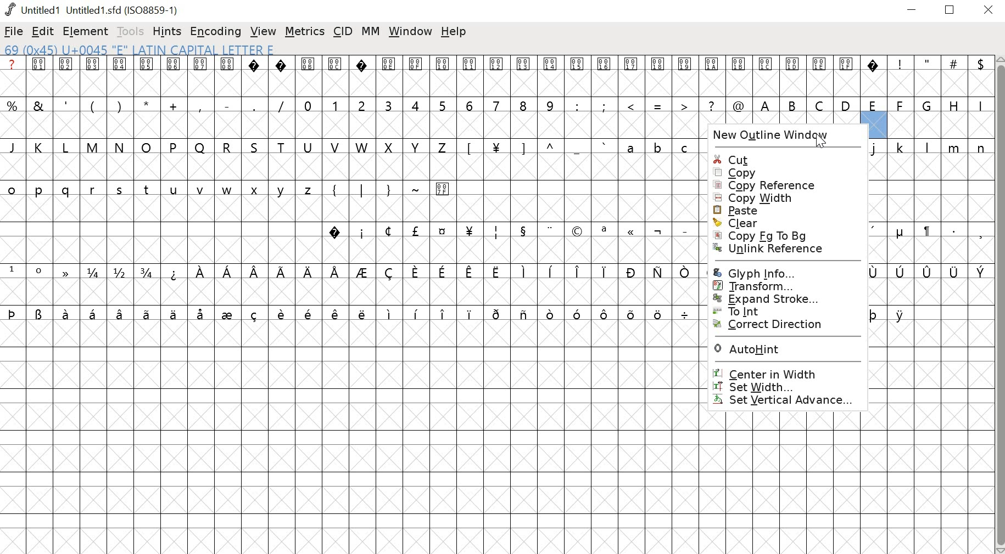  Describe the element at coordinates (824, 140) in the screenshot. I see `Cursor over New Outline Window` at that location.